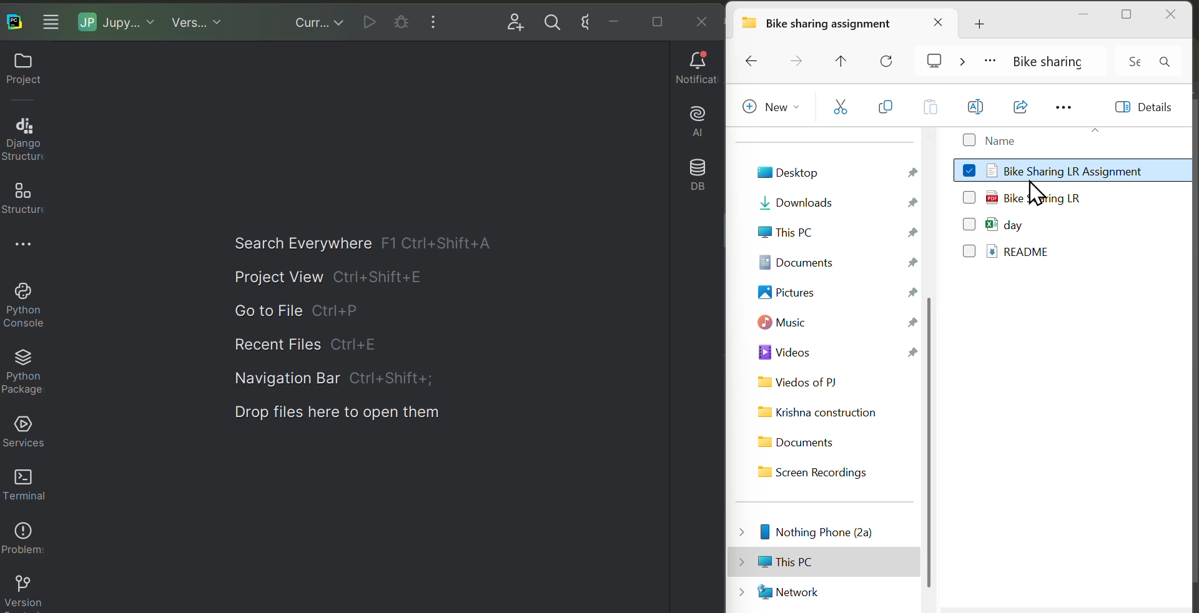  What do you see at coordinates (969, 223) in the screenshot?
I see `Checkbox` at bounding box center [969, 223].